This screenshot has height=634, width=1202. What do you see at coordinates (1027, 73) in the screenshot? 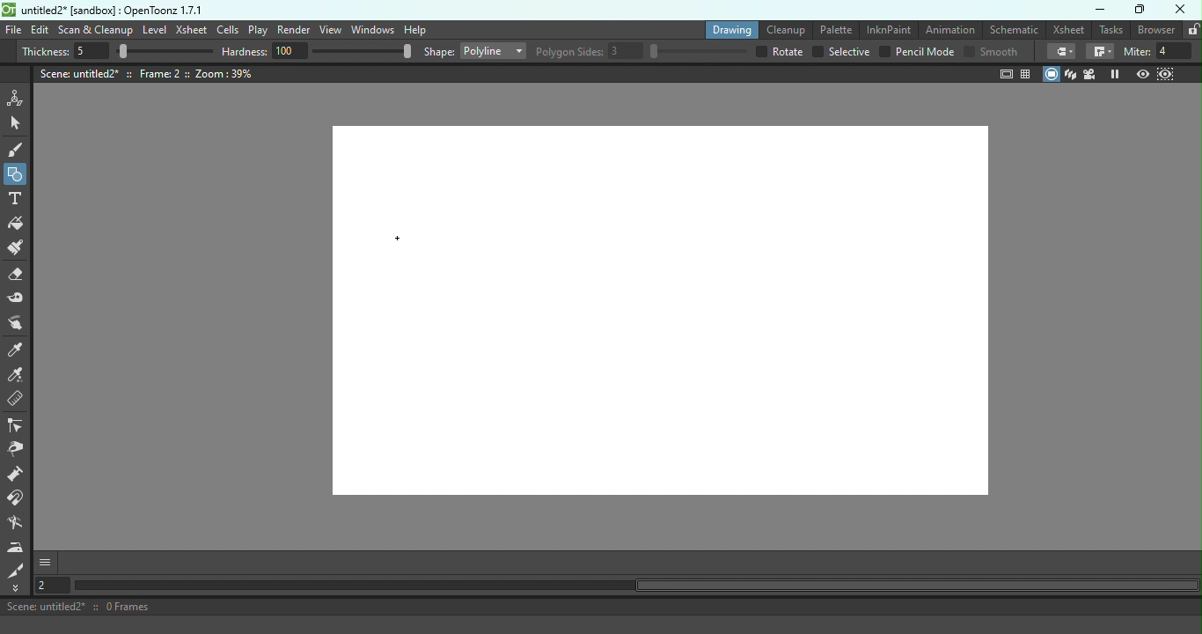
I see `Field guide` at bounding box center [1027, 73].